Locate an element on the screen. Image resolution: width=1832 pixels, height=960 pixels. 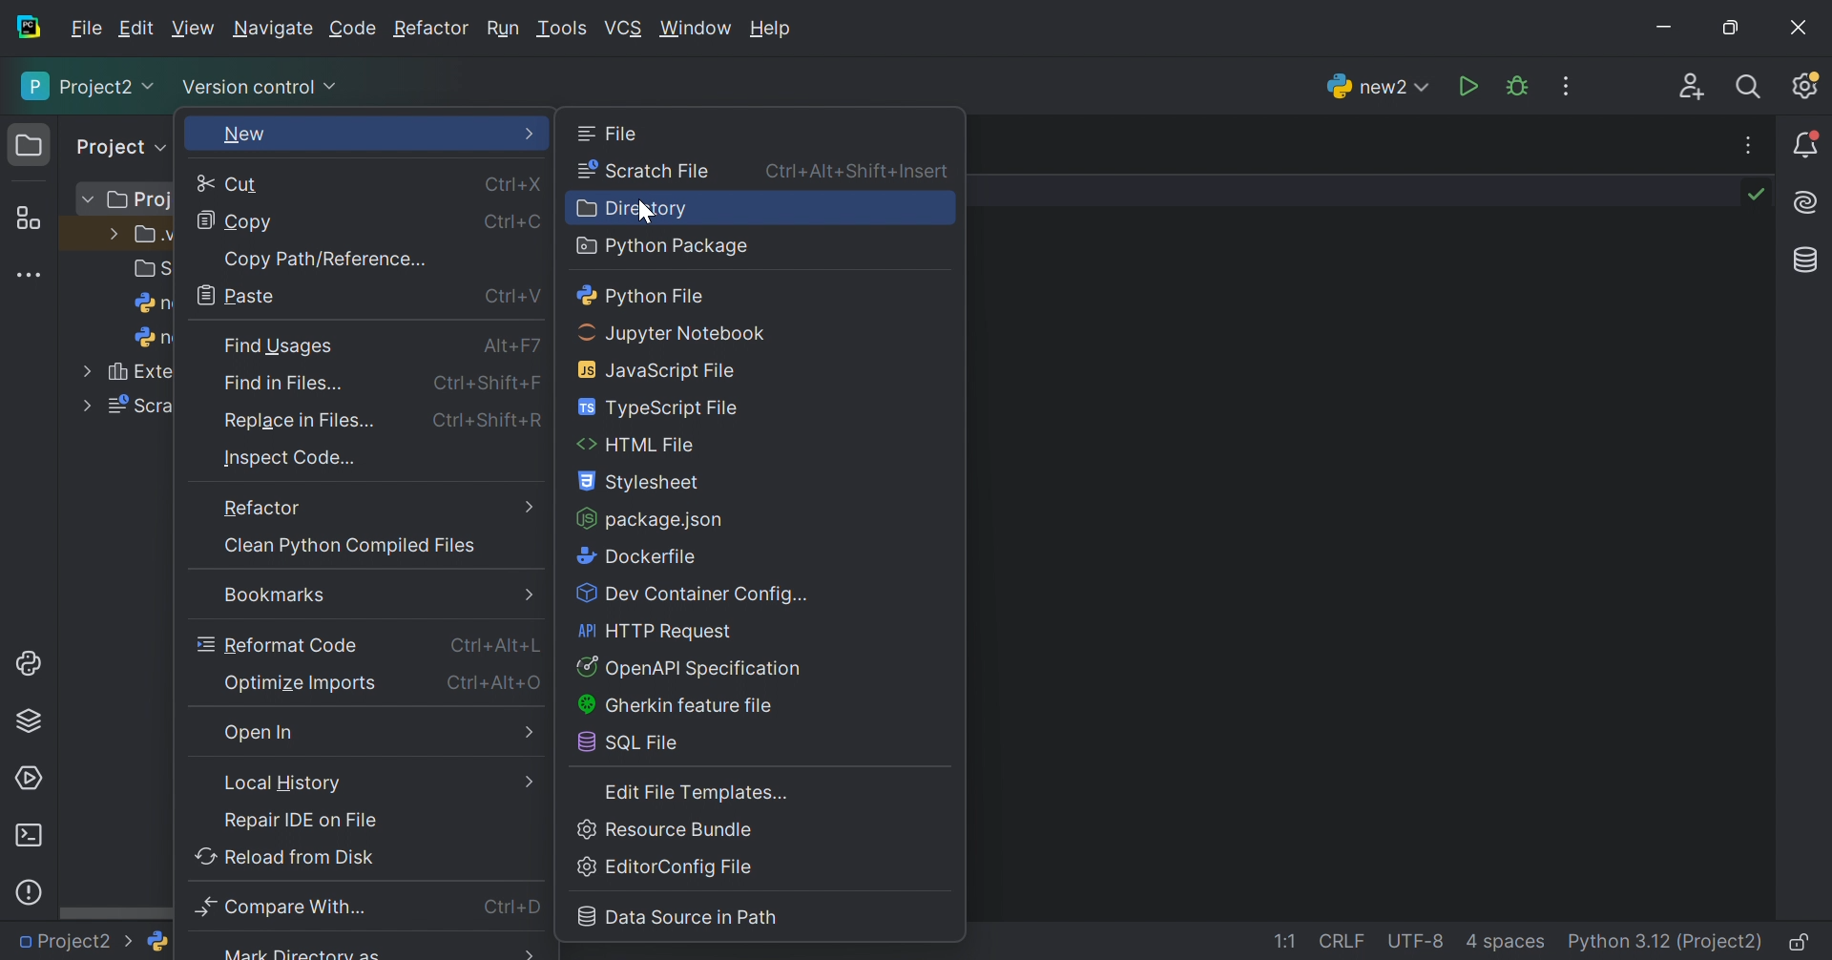
CRLF is located at coordinates (1341, 940).